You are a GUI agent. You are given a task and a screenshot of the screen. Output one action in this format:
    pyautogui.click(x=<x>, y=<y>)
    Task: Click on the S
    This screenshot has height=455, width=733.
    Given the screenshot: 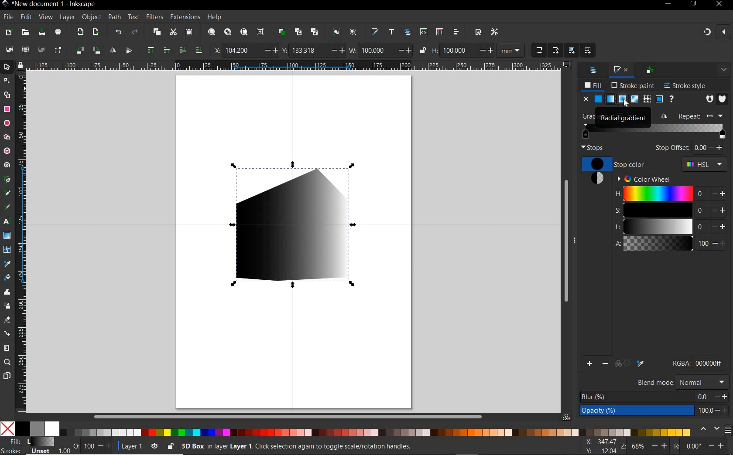 What is the action you would take?
    pyautogui.click(x=658, y=211)
    